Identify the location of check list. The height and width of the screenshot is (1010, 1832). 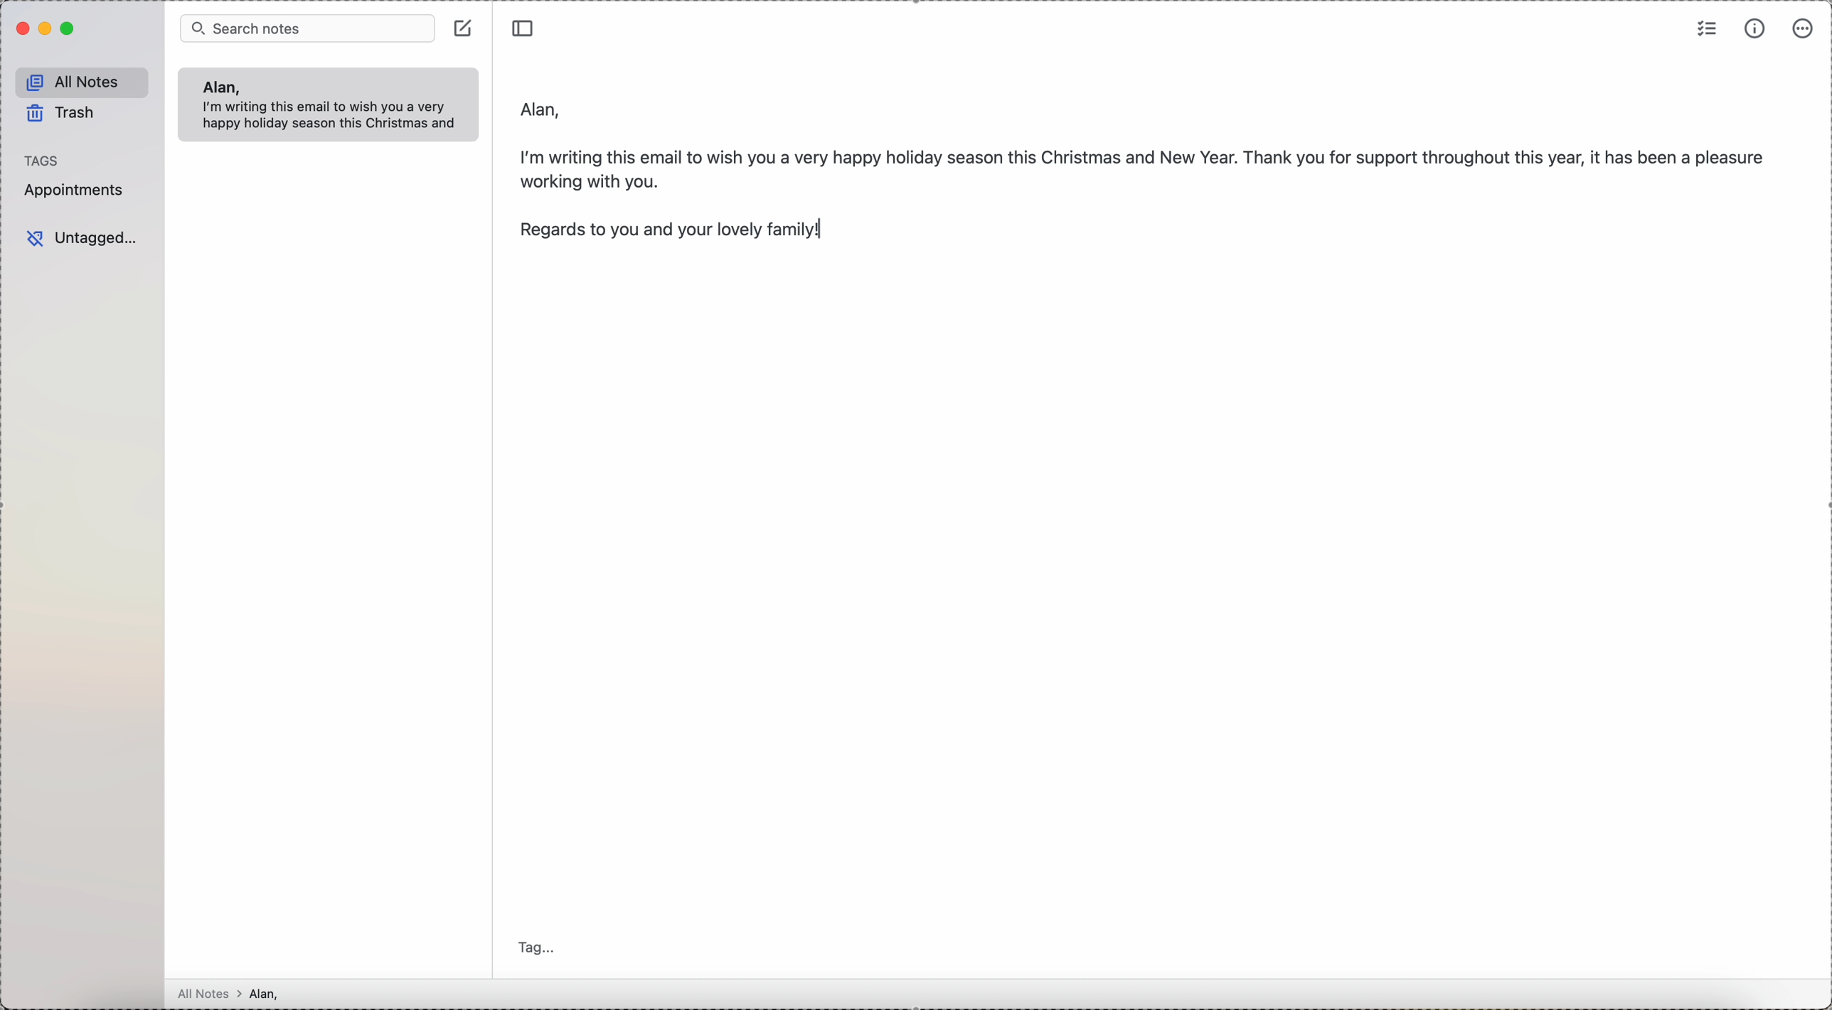
(1708, 27).